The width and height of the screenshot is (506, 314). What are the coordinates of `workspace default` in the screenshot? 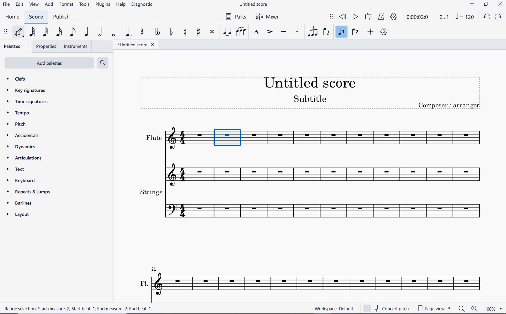 It's located at (334, 309).